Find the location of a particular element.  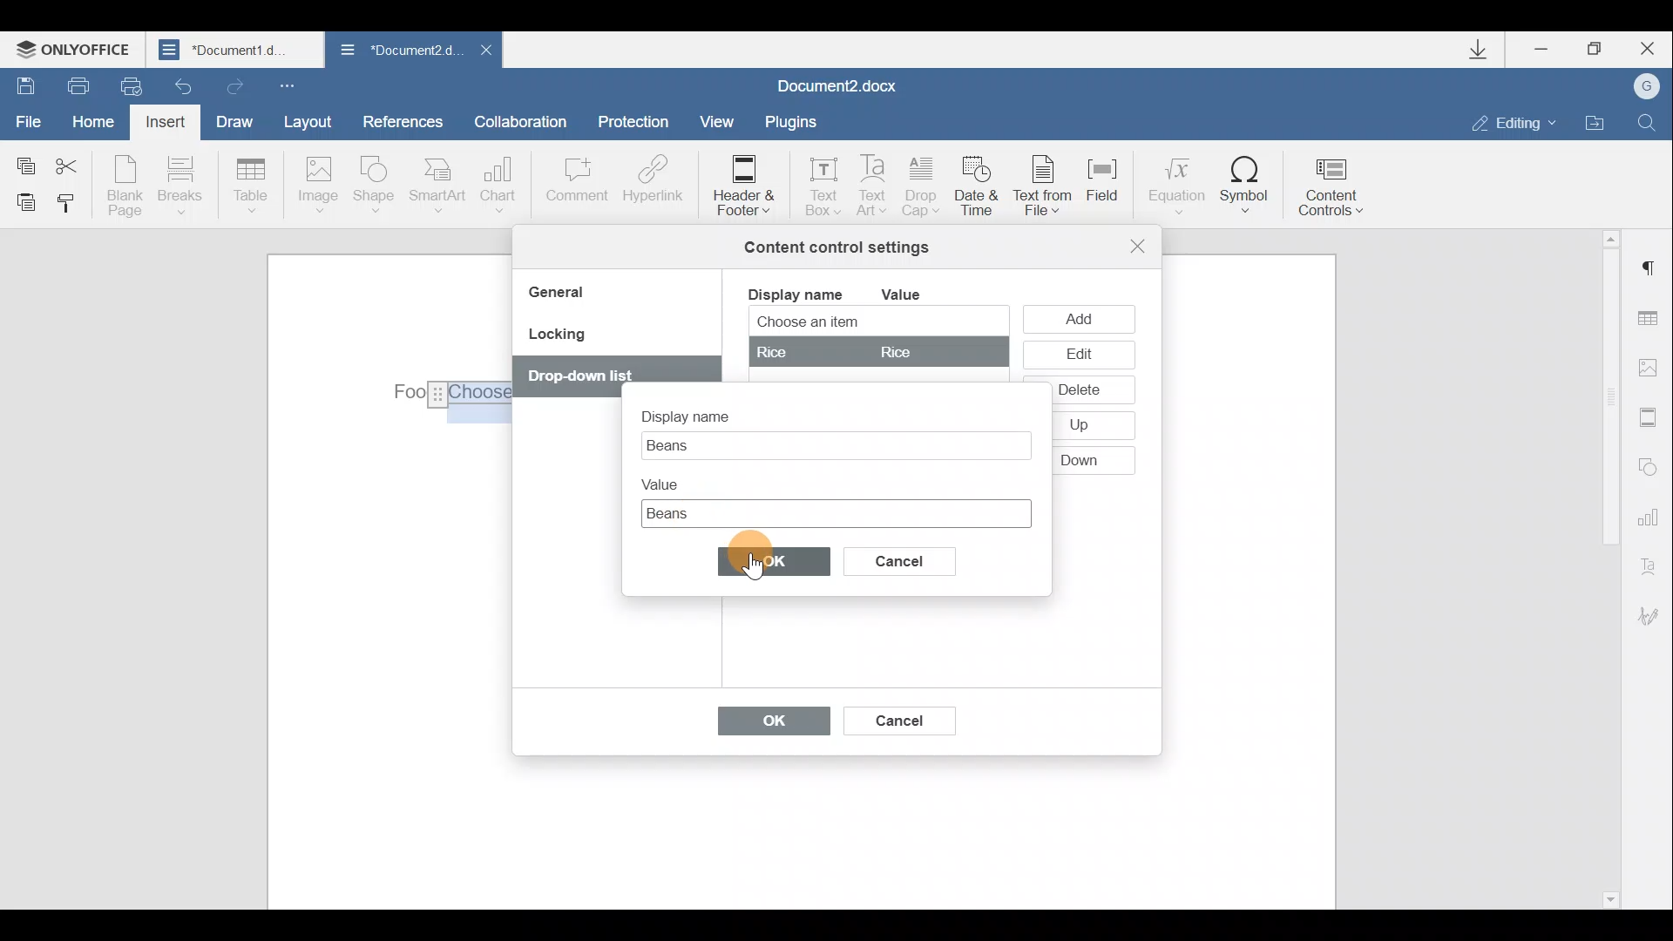

Open file location is located at coordinates (1595, 120).